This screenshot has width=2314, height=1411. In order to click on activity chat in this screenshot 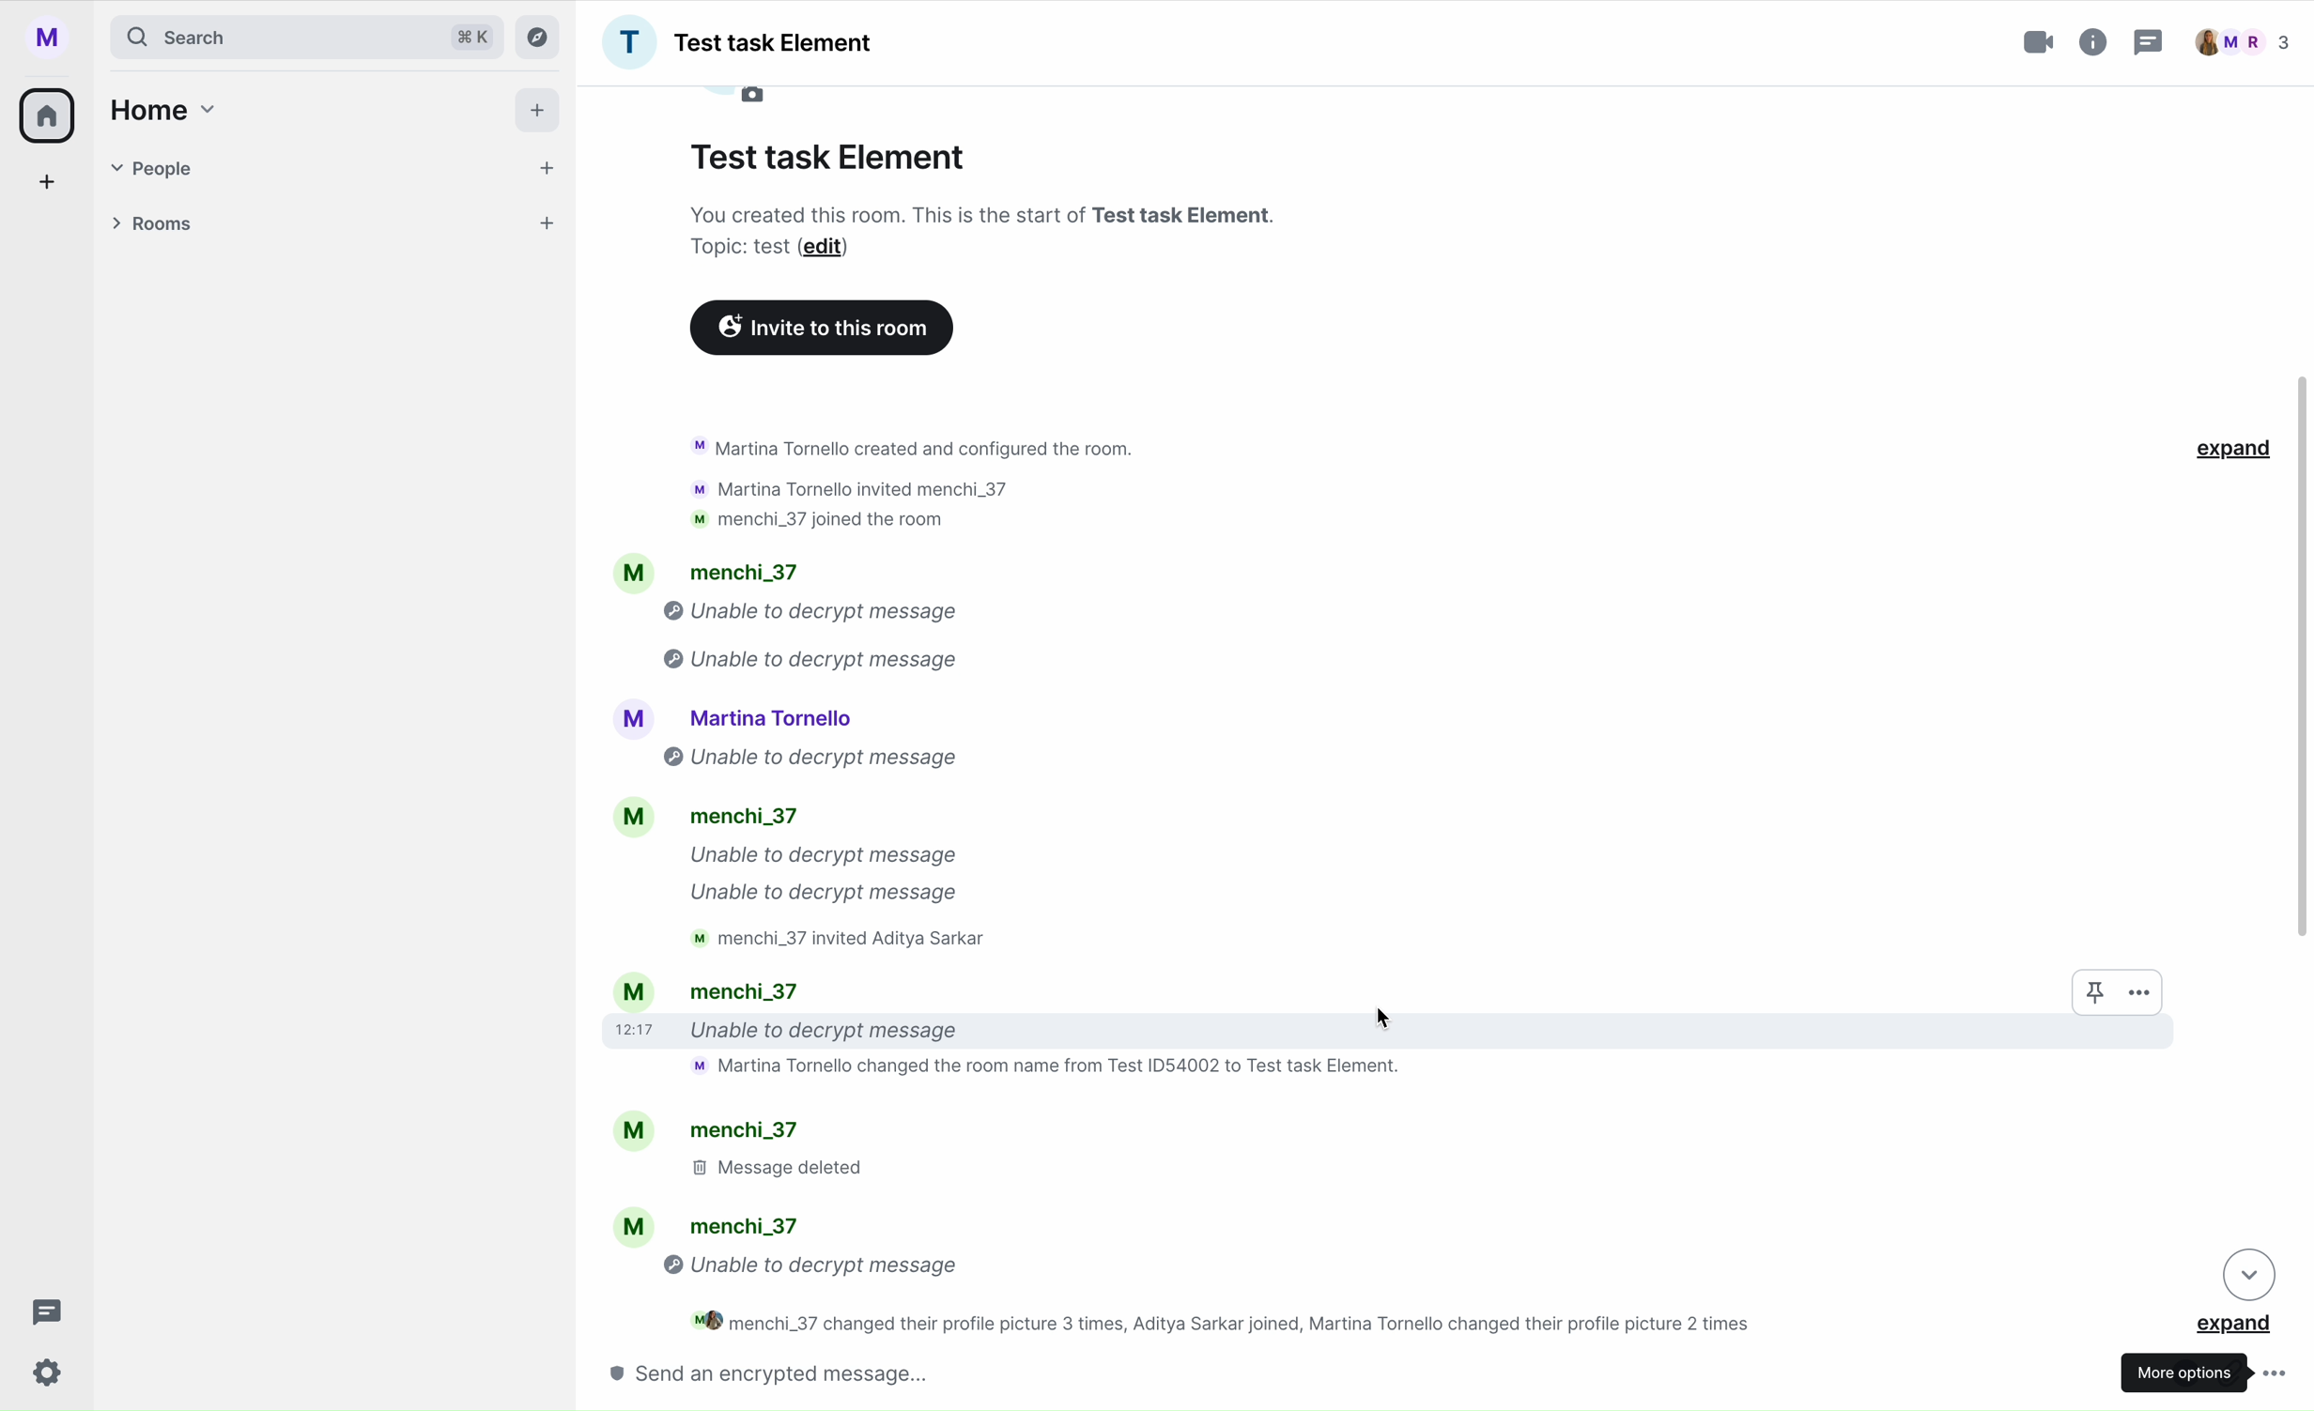, I will do `click(1120, 752)`.